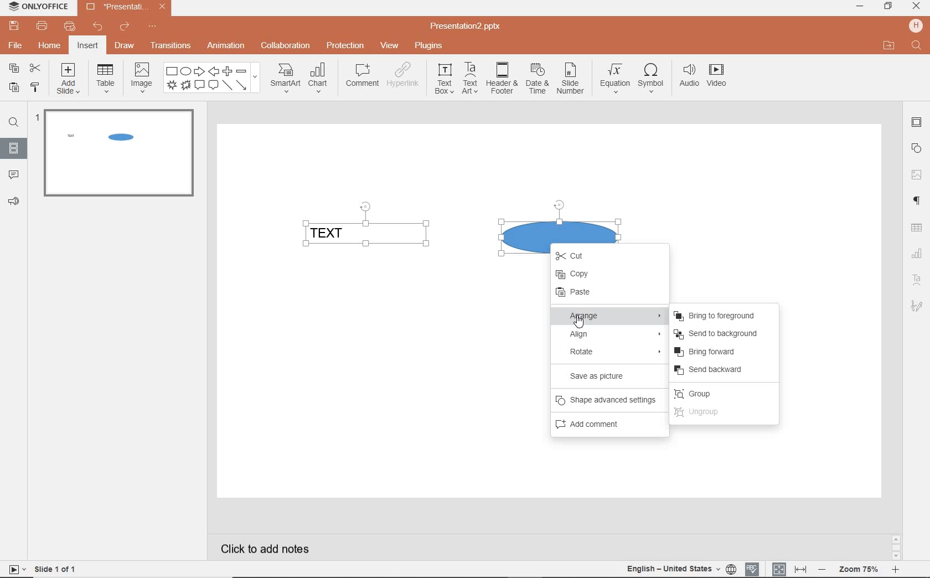 This screenshot has height=578, width=930. I want to click on file, so click(16, 46).